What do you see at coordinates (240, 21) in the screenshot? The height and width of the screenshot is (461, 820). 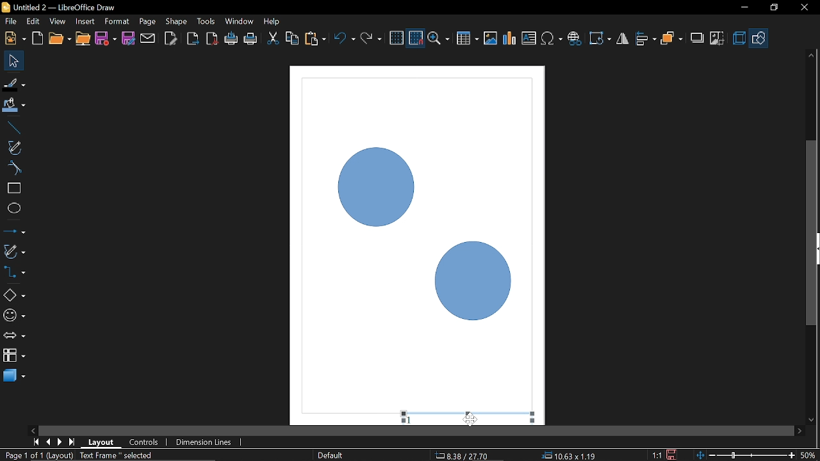 I see `WIndow` at bounding box center [240, 21].